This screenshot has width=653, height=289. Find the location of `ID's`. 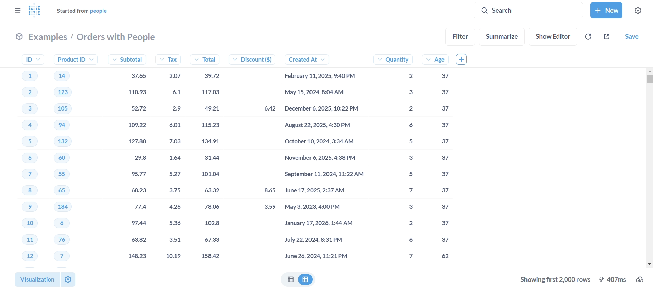

ID's is located at coordinates (31, 161).